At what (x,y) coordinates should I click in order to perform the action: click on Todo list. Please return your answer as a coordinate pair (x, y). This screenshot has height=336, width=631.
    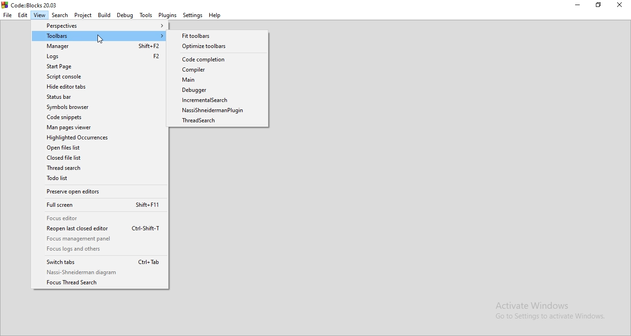
    Looking at the image, I should click on (102, 180).